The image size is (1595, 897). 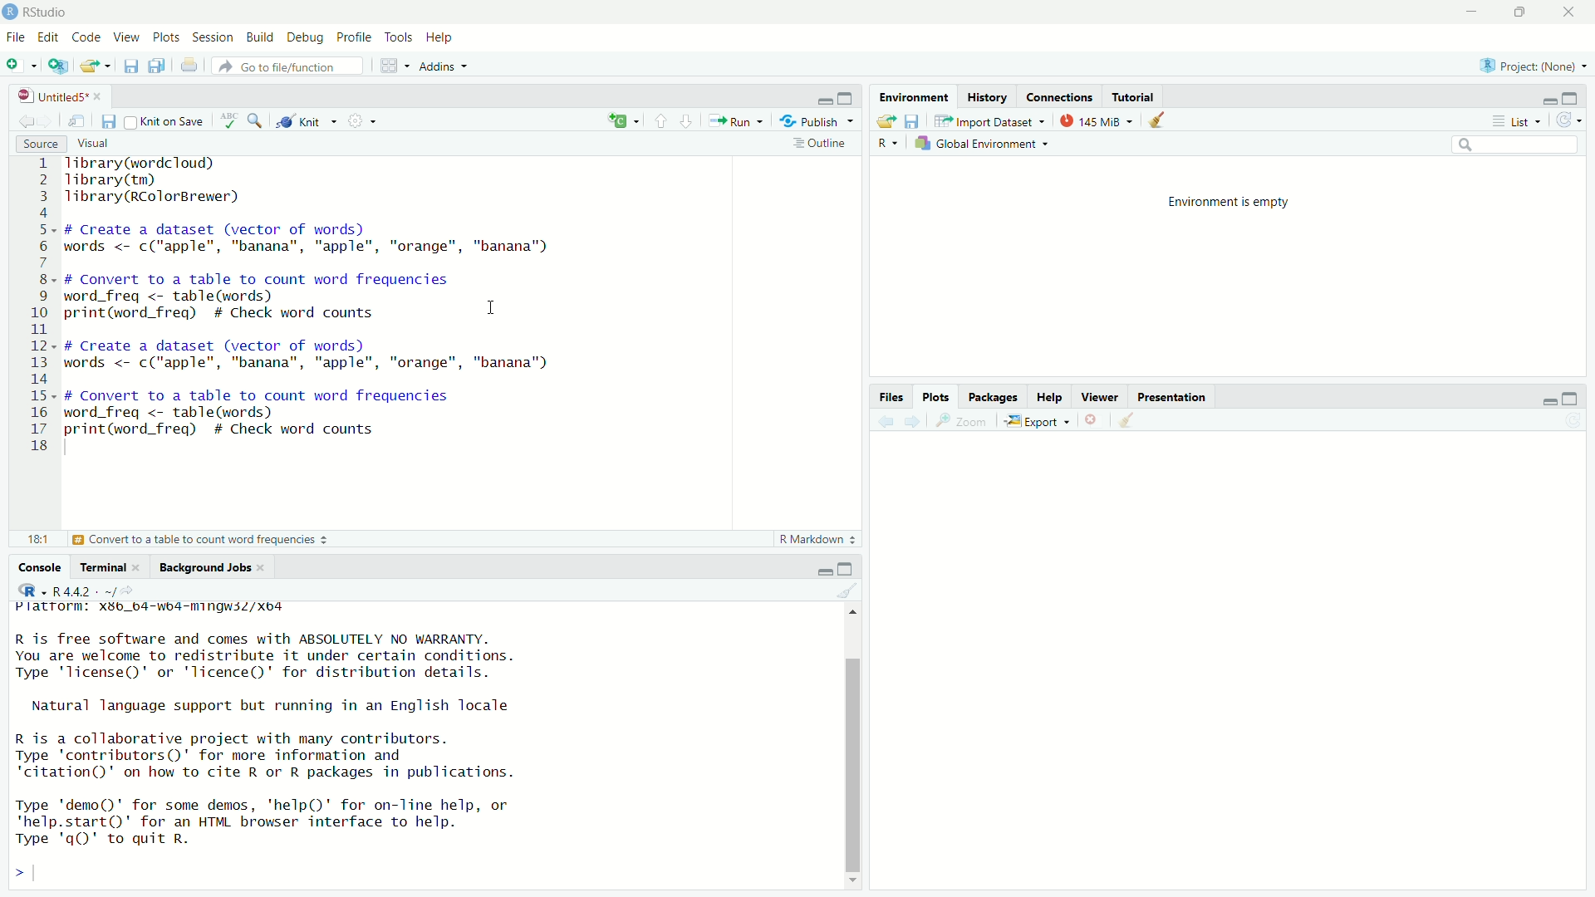 I want to click on Load Workspace, so click(x=887, y=121).